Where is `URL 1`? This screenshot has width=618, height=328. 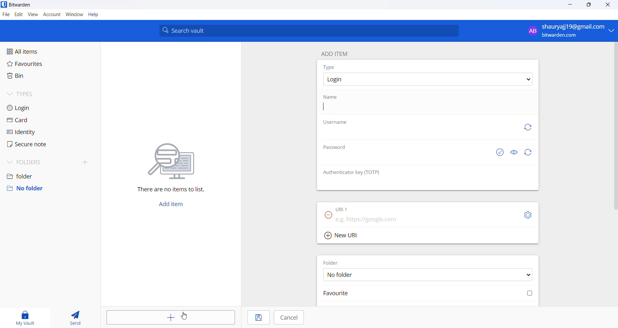
URL 1 is located at coordinates (353, 209).